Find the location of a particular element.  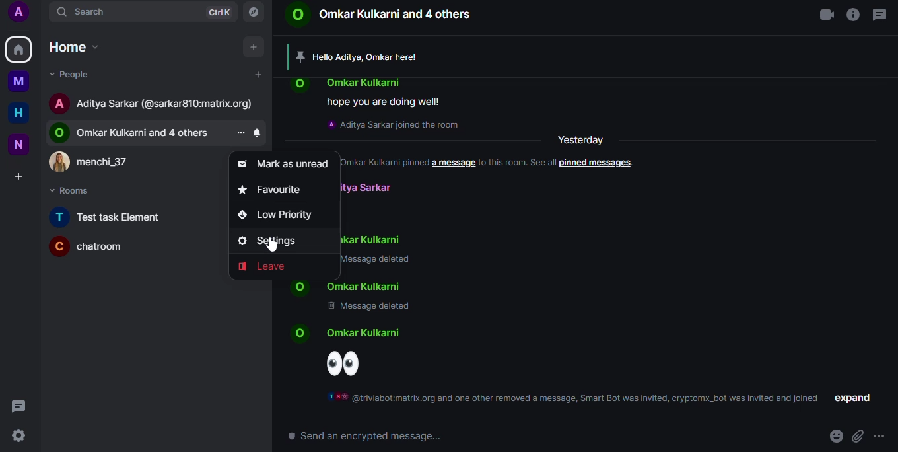

‘expand is located at coordinates (854, 398).